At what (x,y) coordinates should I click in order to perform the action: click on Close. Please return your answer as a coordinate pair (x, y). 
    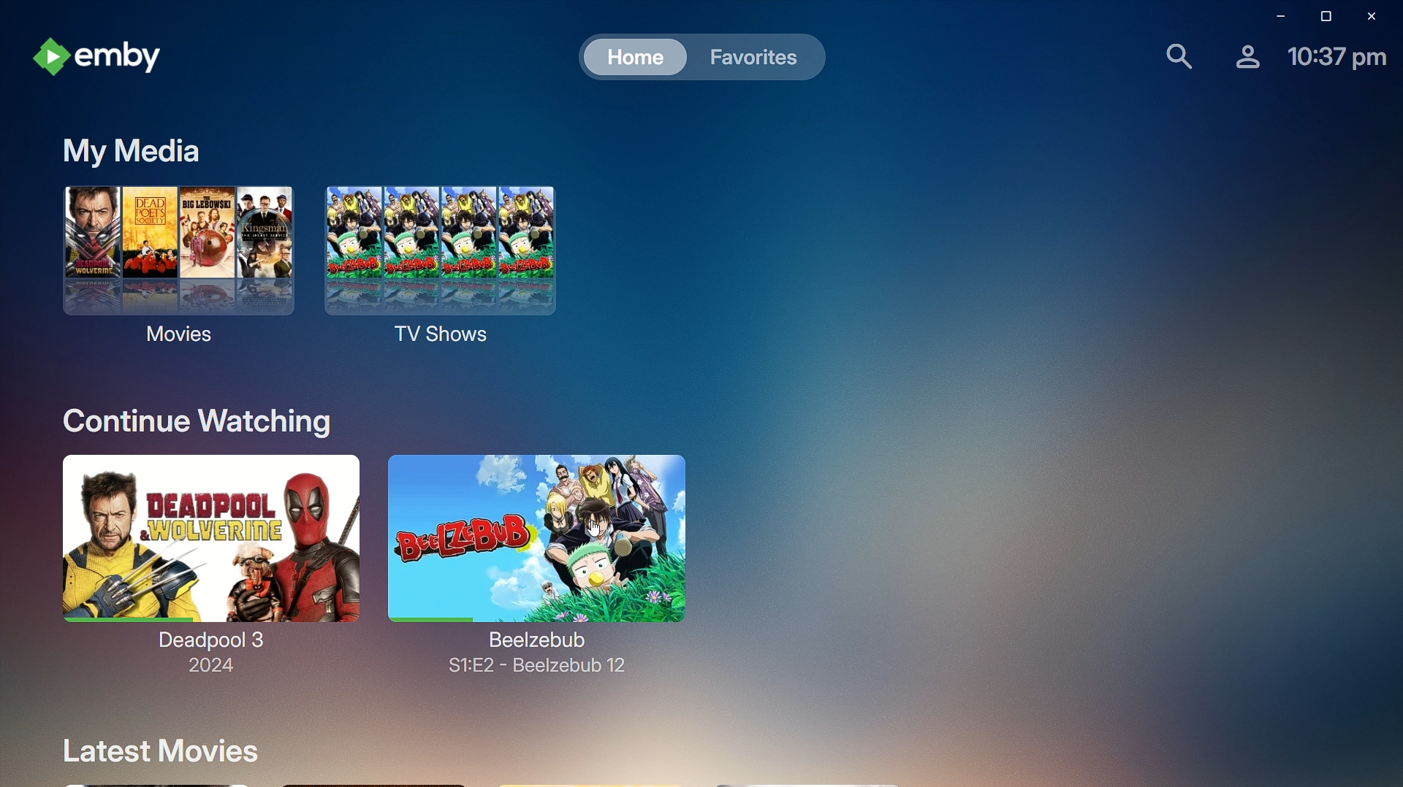
    Looking at the image, I should click on (1374, 16).